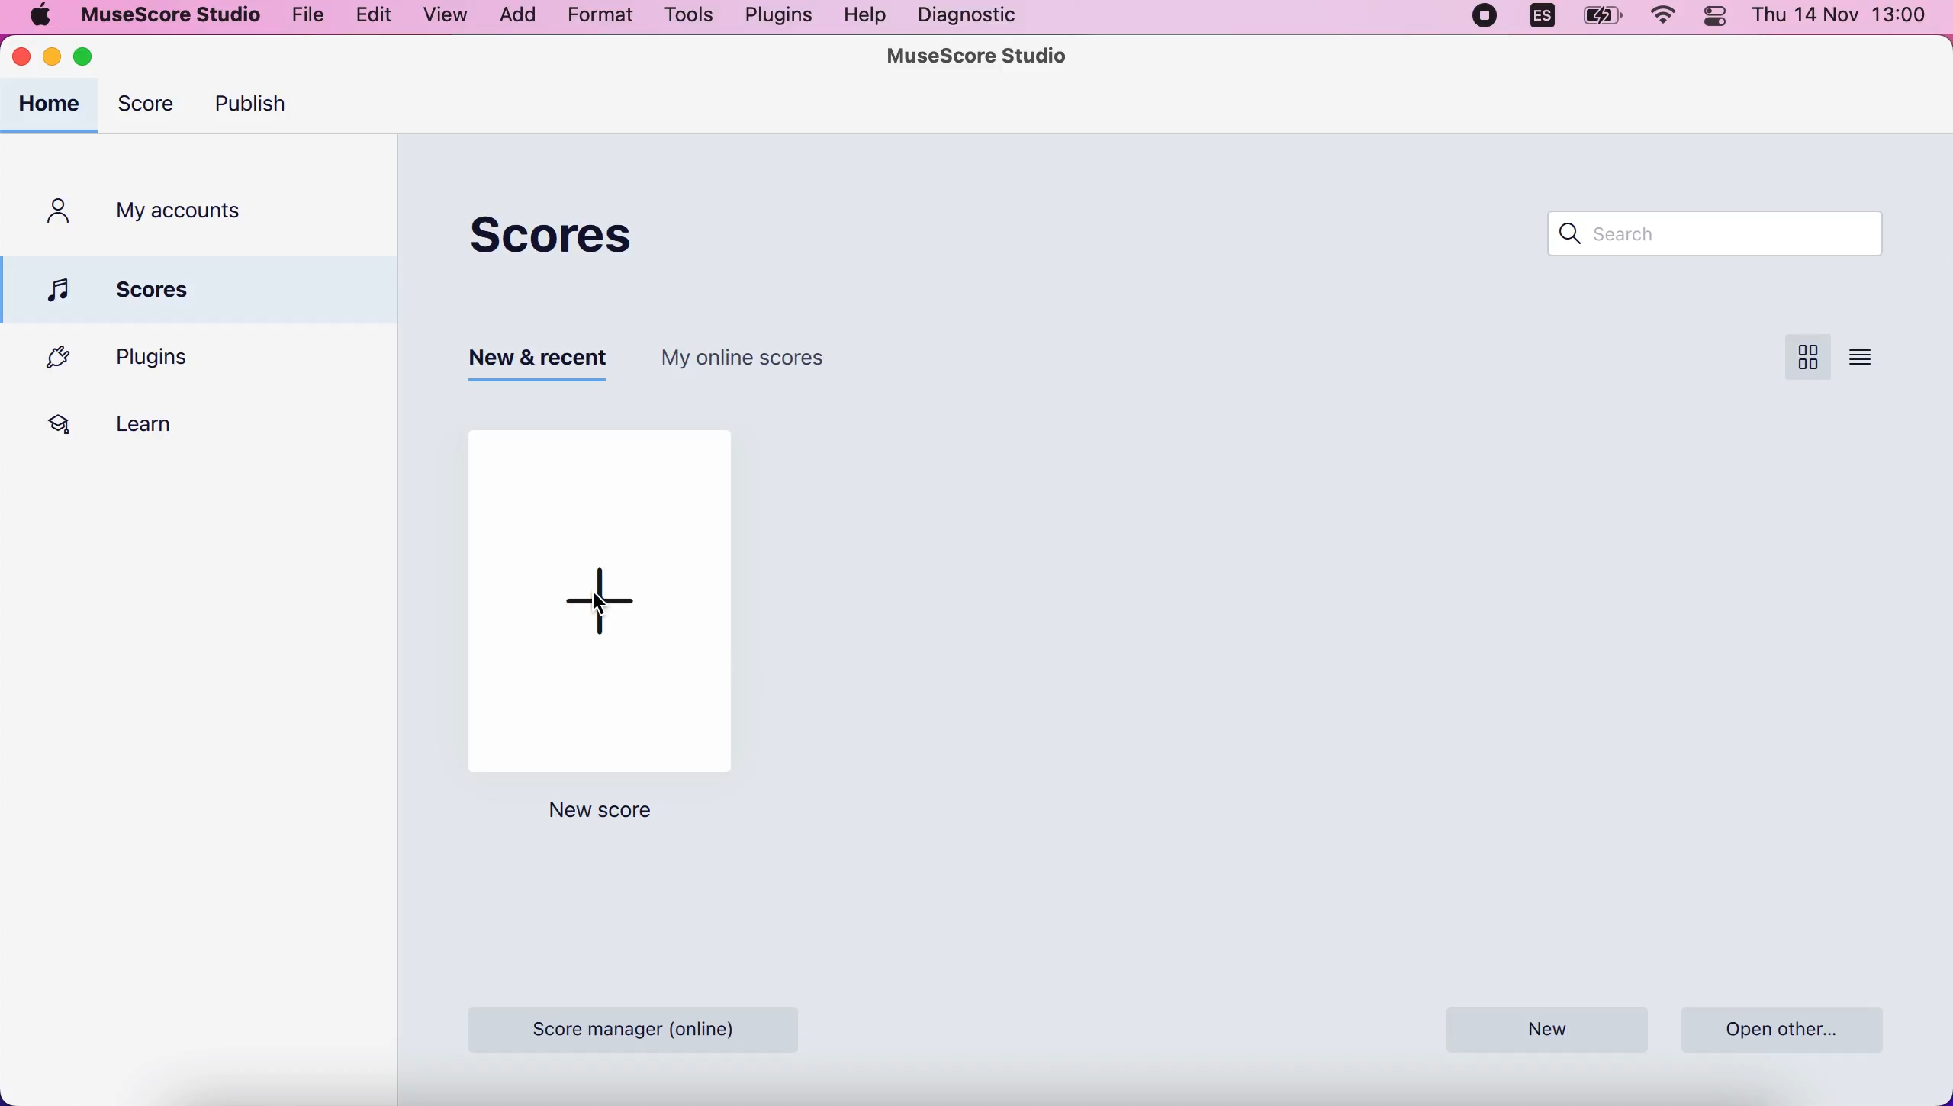 This screenshot has height=1106, width=1953. What do you see at coordinates (587, 815) in the screenshot?
I see `new score` at bounding box center [587, 815].